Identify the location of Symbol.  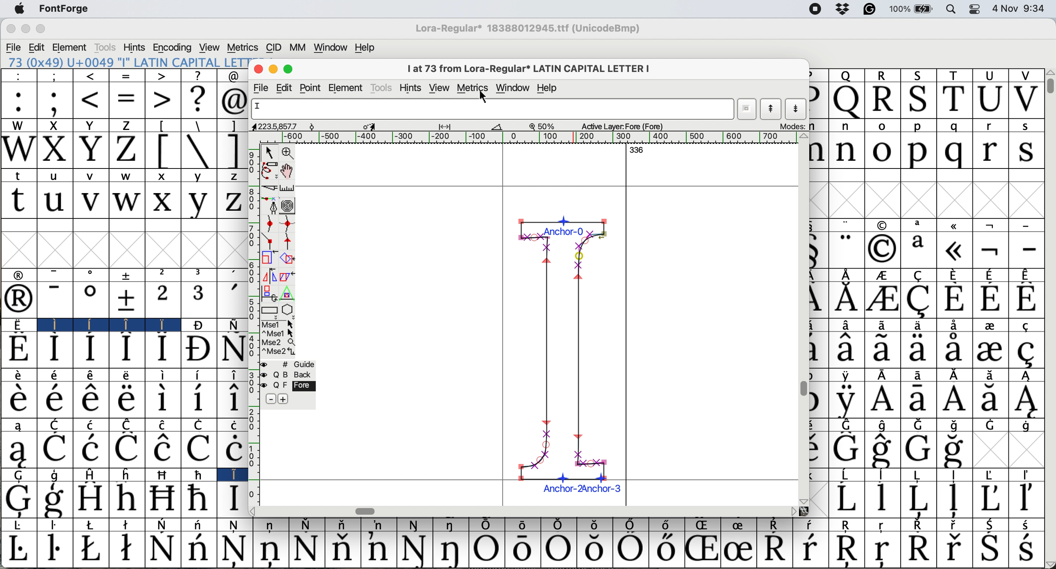
(1026, 549).